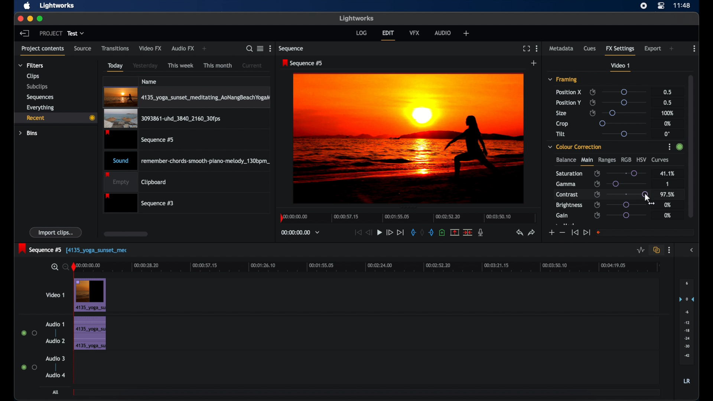  What do you see at coordinates (569, 102) in the screenshot?
I see `position` at bounding box center [569, 102].